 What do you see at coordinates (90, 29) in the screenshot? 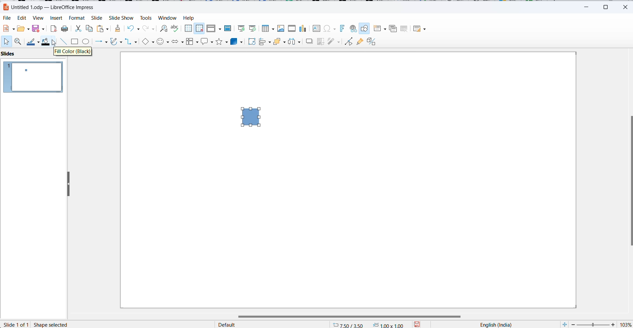
I see `copy` at bounding box center [90, 29].